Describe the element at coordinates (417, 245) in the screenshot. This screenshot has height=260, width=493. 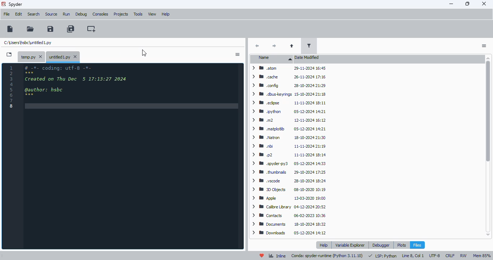
I see `files` at that location.